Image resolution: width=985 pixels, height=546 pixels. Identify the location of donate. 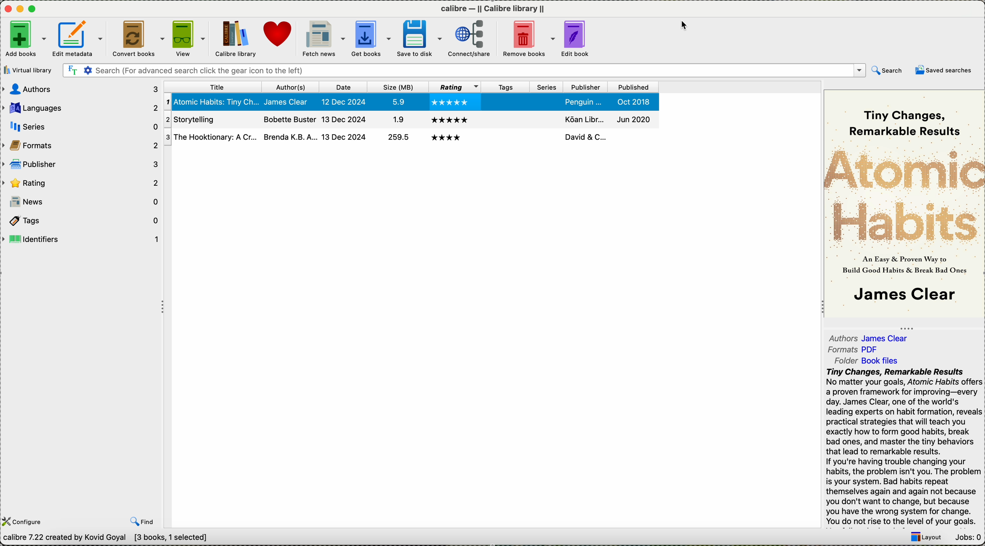
(278, 34).